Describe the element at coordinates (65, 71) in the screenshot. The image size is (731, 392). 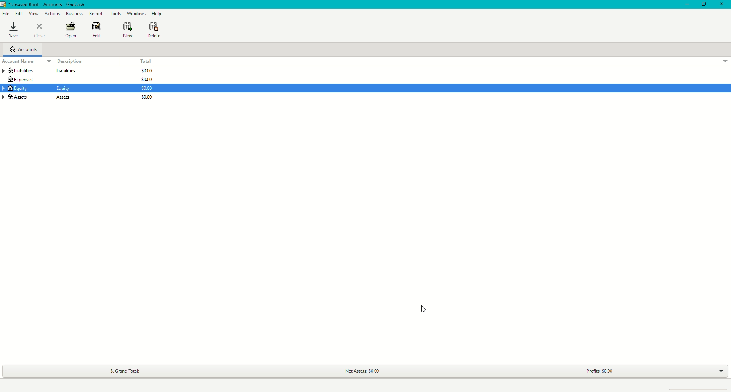
I see `Liabilities` at that location.